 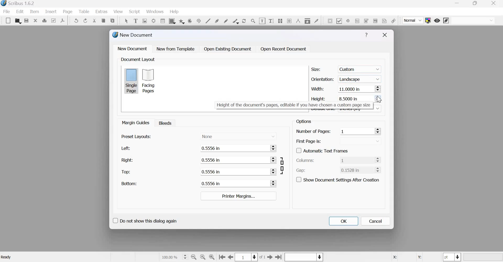 What do you see at coordinates (102, 12) in the screenshot?
I see `extras` at bounding box center [102, 12].